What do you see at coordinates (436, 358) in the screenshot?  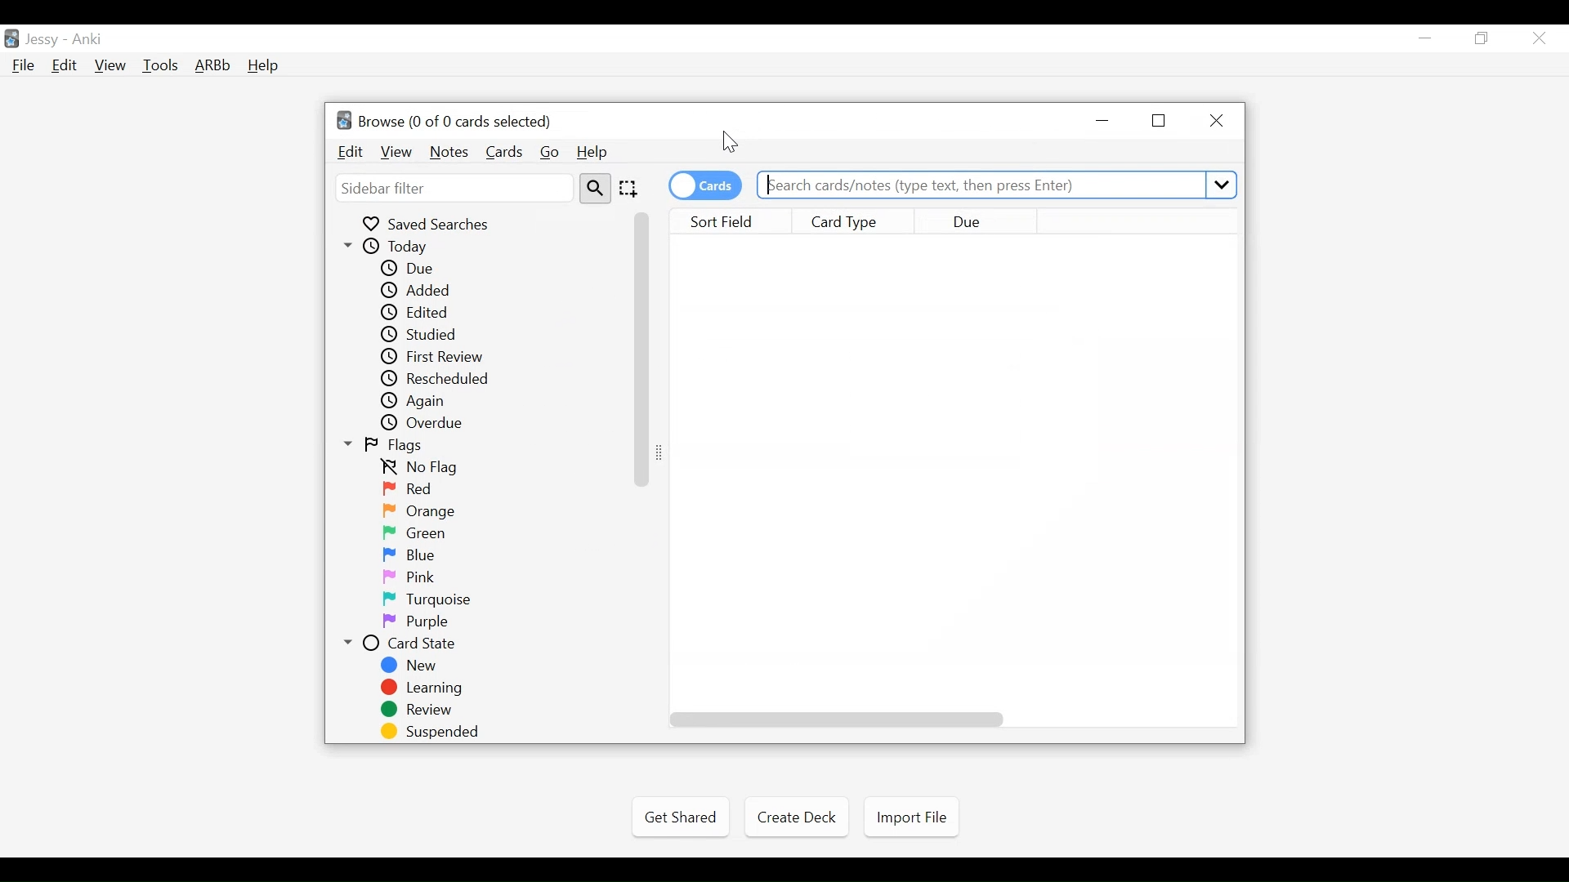 I see `First Review` at bounding box center [436, 358].